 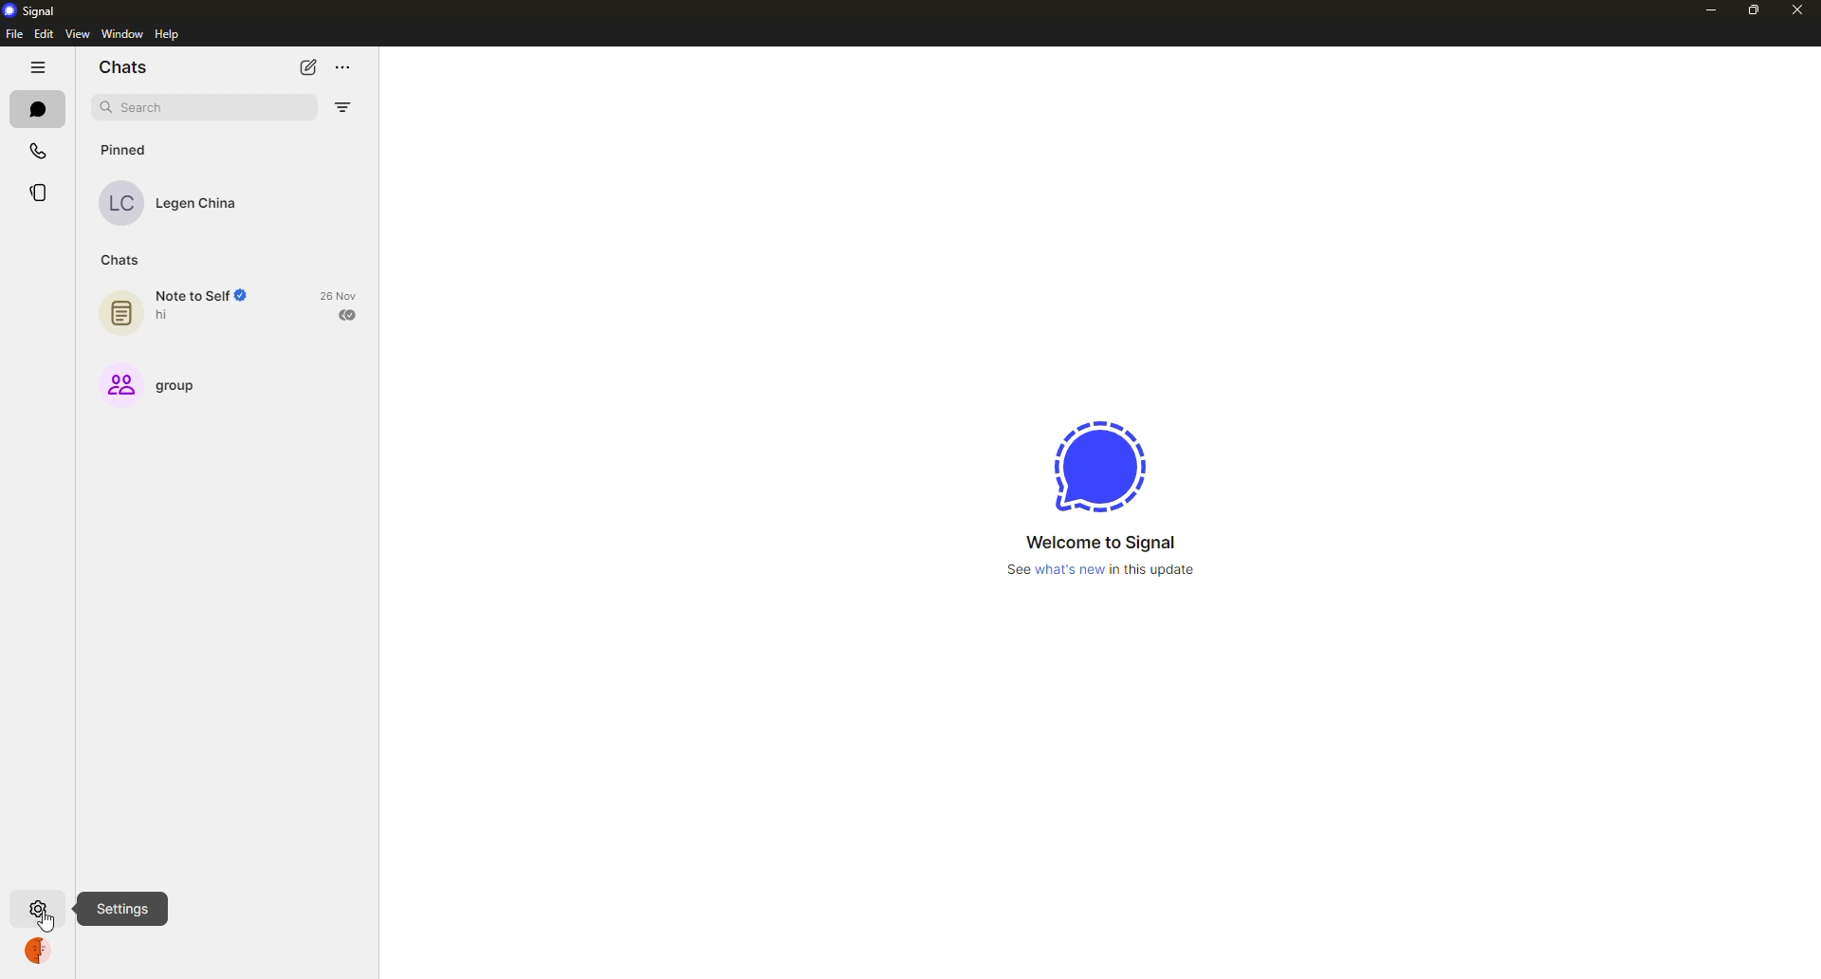 I want to click on chats, so click(x=37, y=107).